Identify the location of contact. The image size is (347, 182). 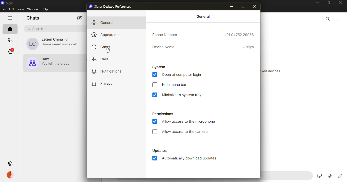
(53, 44).